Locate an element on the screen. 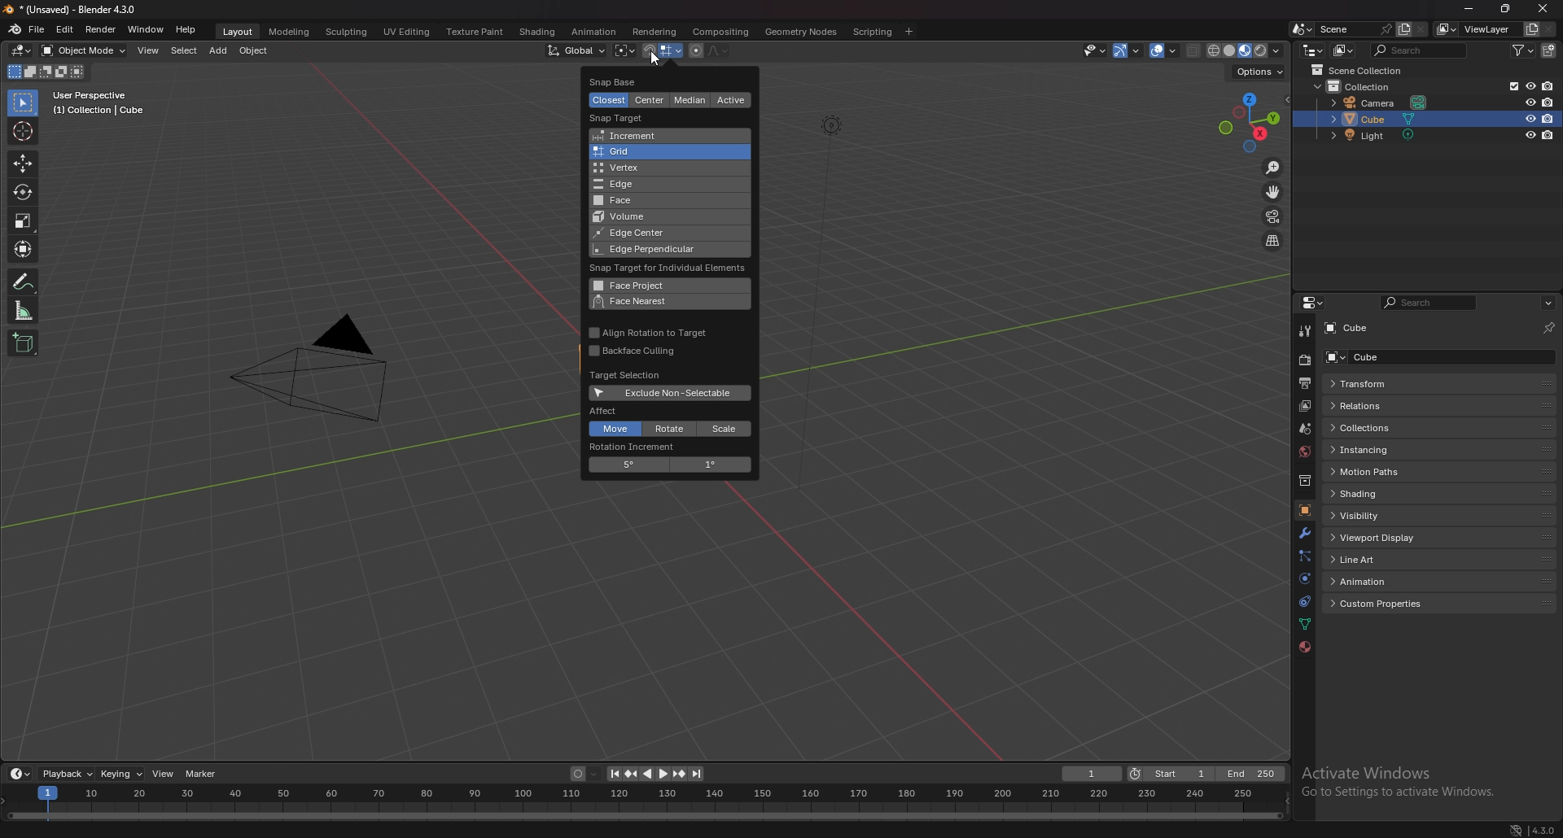 The height and width of the screenshot is (838, 1563). collection is located at coordinates (1367, 85).